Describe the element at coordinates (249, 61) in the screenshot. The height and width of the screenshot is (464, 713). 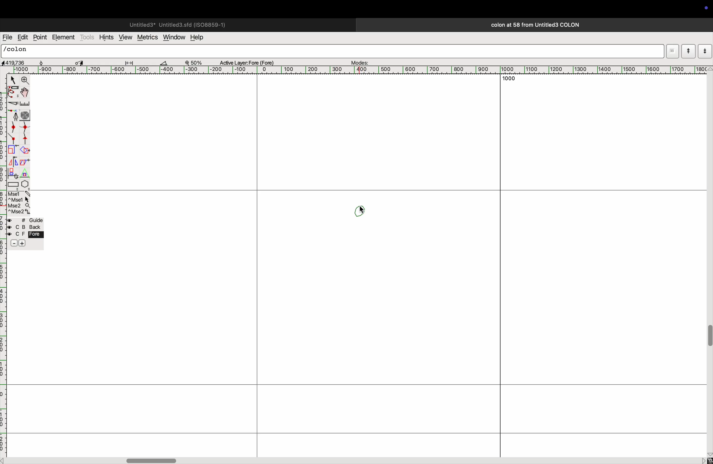
I see `active layer` at that location.